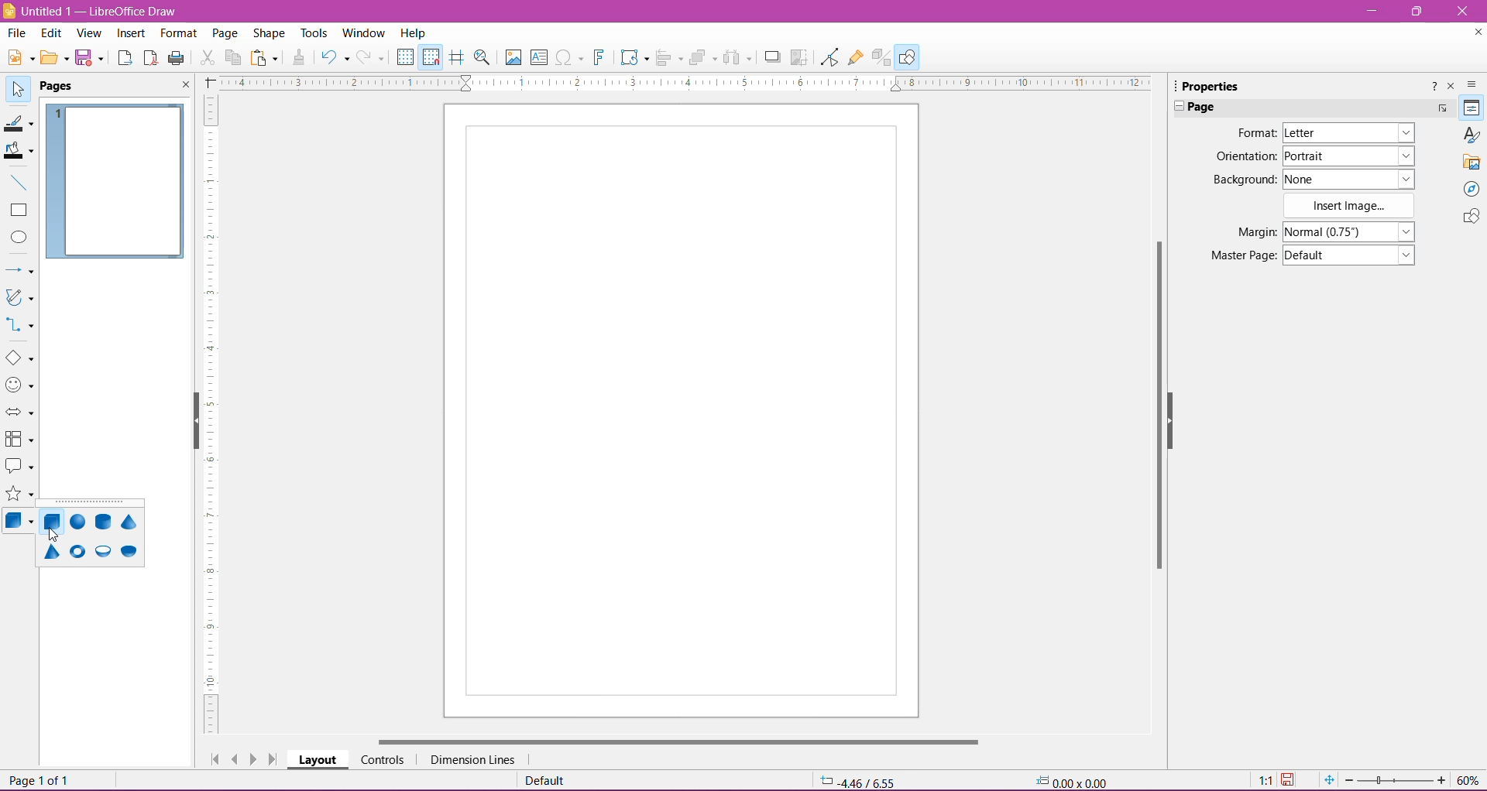  Describe the element at coordinates (177, 59) in the screenshot. I see `Print` at that location.